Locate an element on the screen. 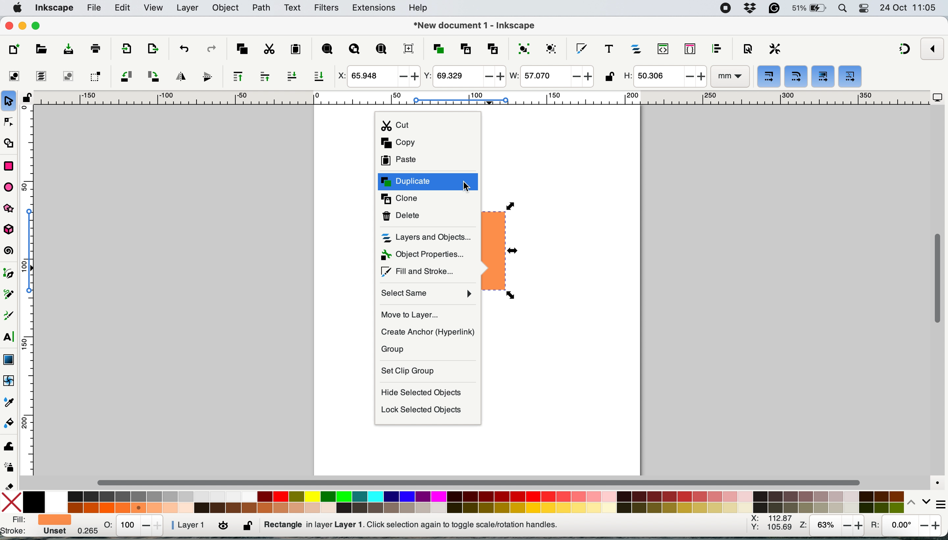 The image size is (948, 540). y coordinate is located at coordinates (463, 76).